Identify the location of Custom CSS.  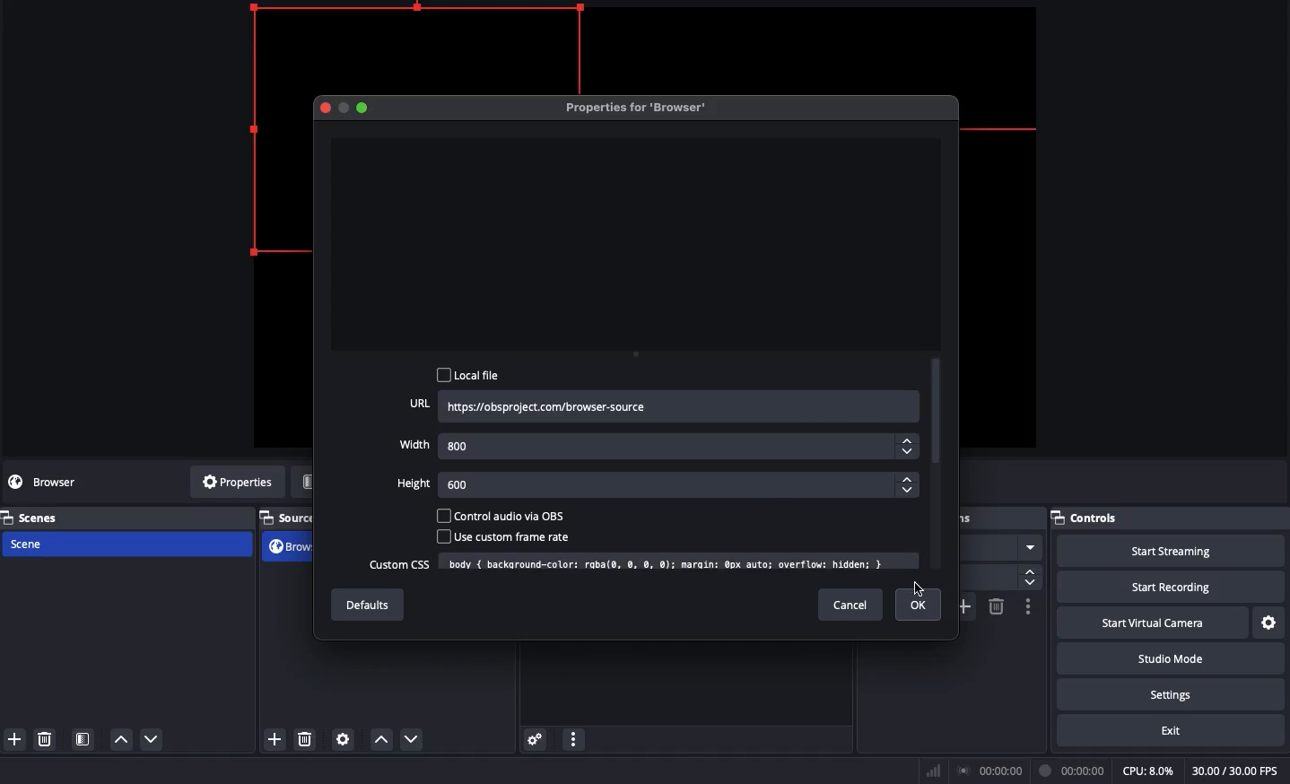
(641, 564).